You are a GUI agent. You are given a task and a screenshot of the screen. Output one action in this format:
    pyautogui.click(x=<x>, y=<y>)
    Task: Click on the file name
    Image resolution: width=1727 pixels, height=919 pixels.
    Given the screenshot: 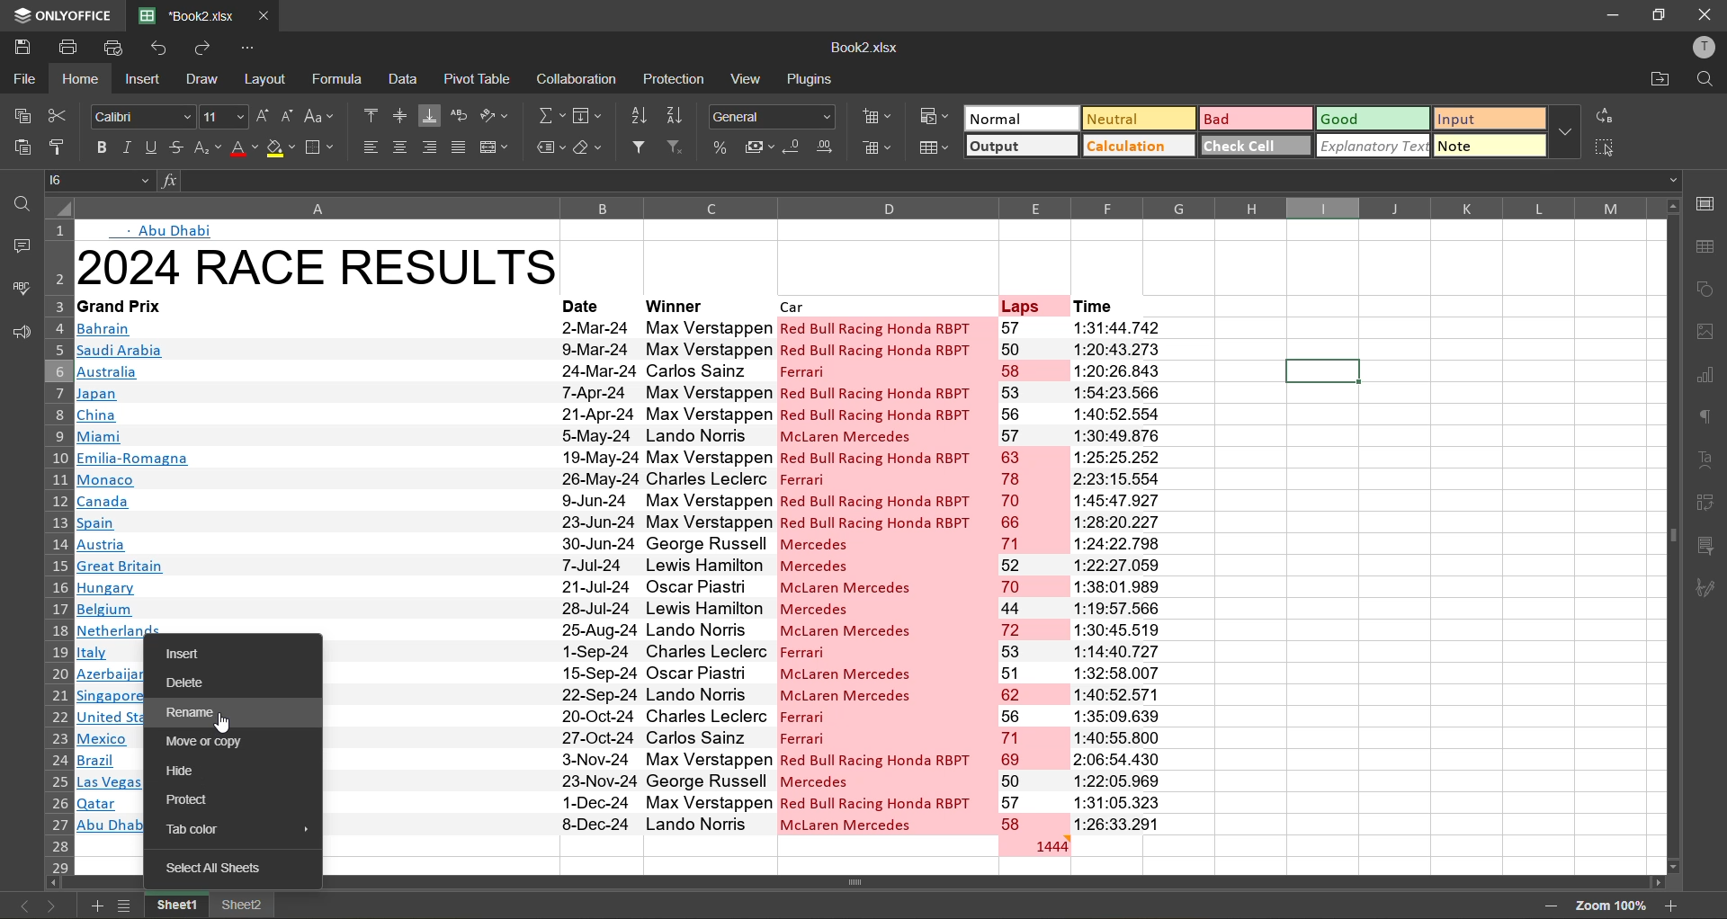 What is the action you would take?
    pyautogui.click(x=862, y=47)
    